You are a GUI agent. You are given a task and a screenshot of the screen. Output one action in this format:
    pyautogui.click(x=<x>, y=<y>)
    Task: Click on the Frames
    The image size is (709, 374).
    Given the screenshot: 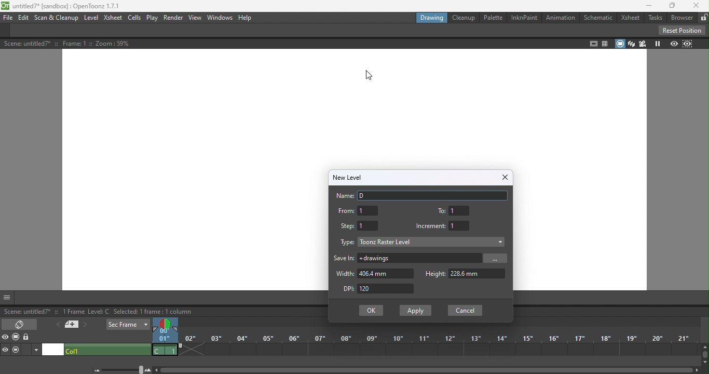 What is the action you would take?
    pyautogui.click(x=441, y=345)
    